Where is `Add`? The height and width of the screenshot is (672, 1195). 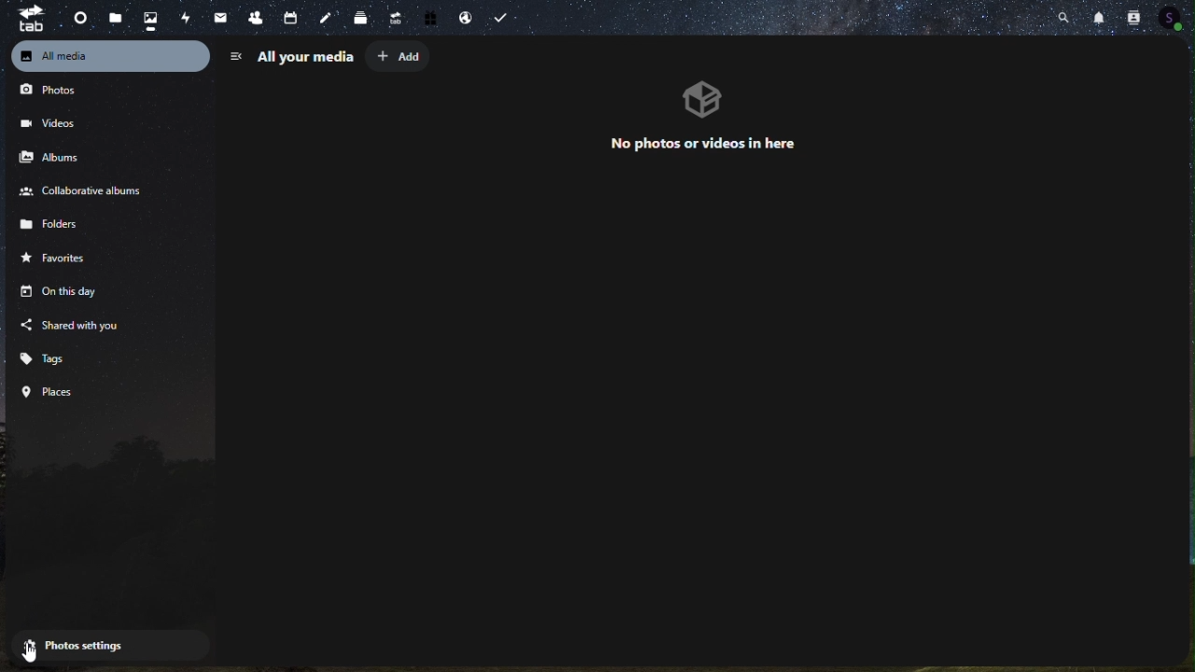 Add is located at coordinates (400, 58).